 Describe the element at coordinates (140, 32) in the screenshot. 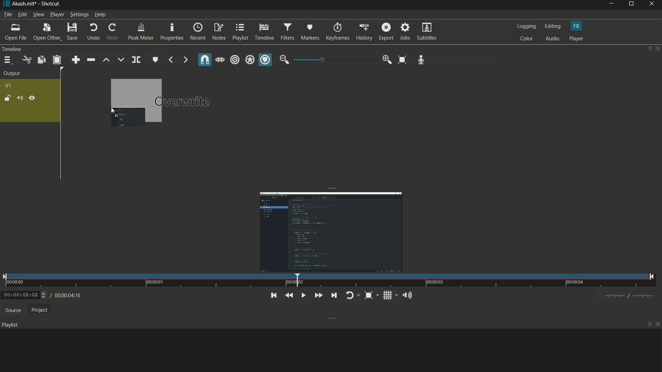

I see `peak meter` at that location.